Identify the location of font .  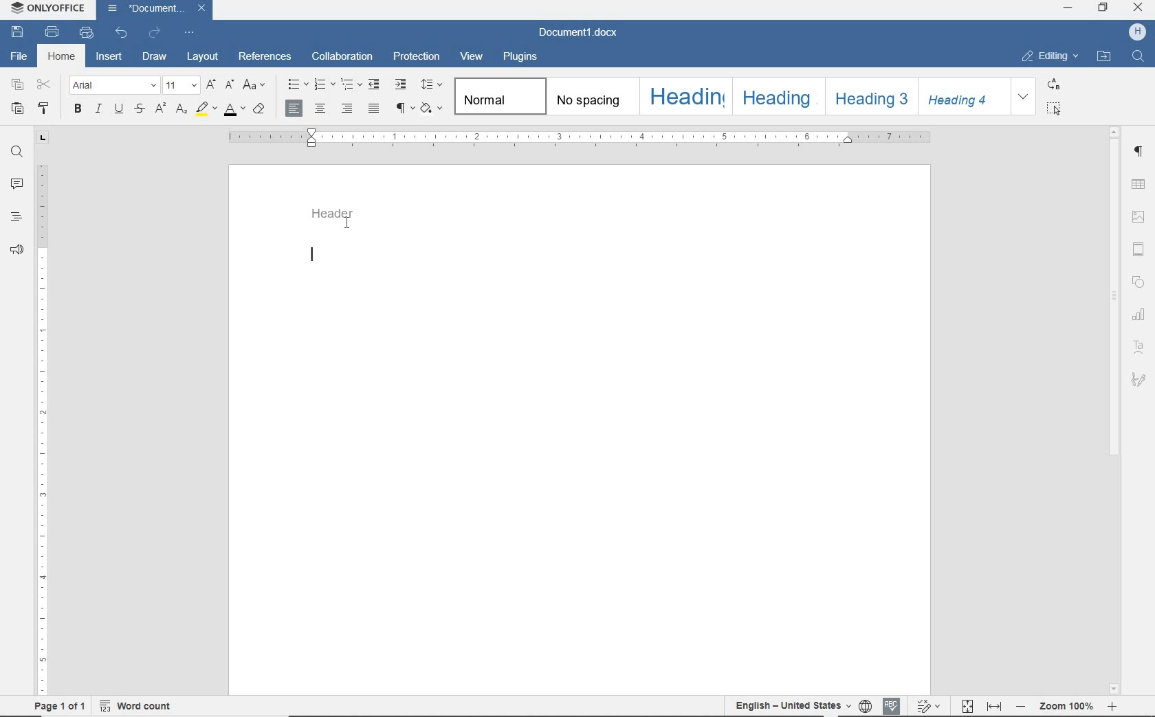
(114, 86).